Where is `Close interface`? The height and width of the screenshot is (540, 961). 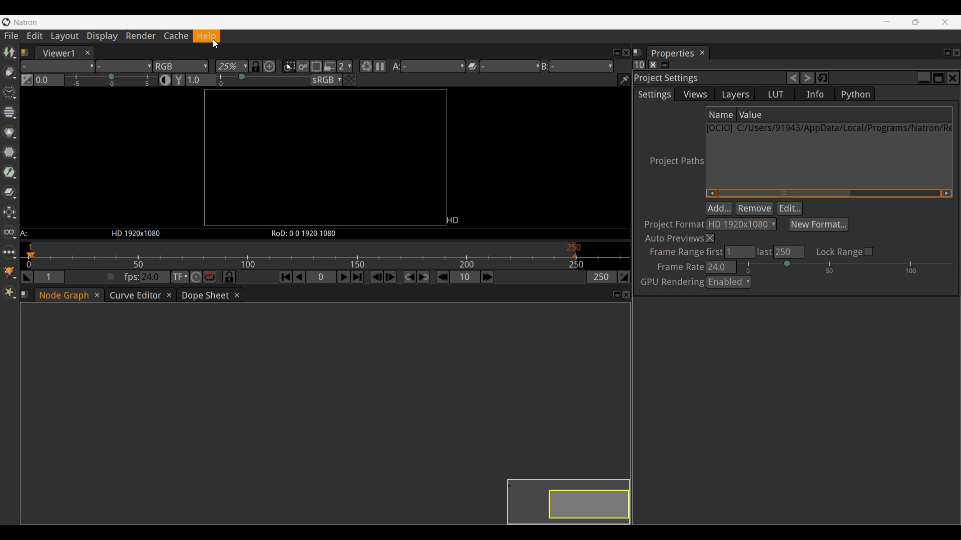 Close interface is located at coordinates (945, 22).